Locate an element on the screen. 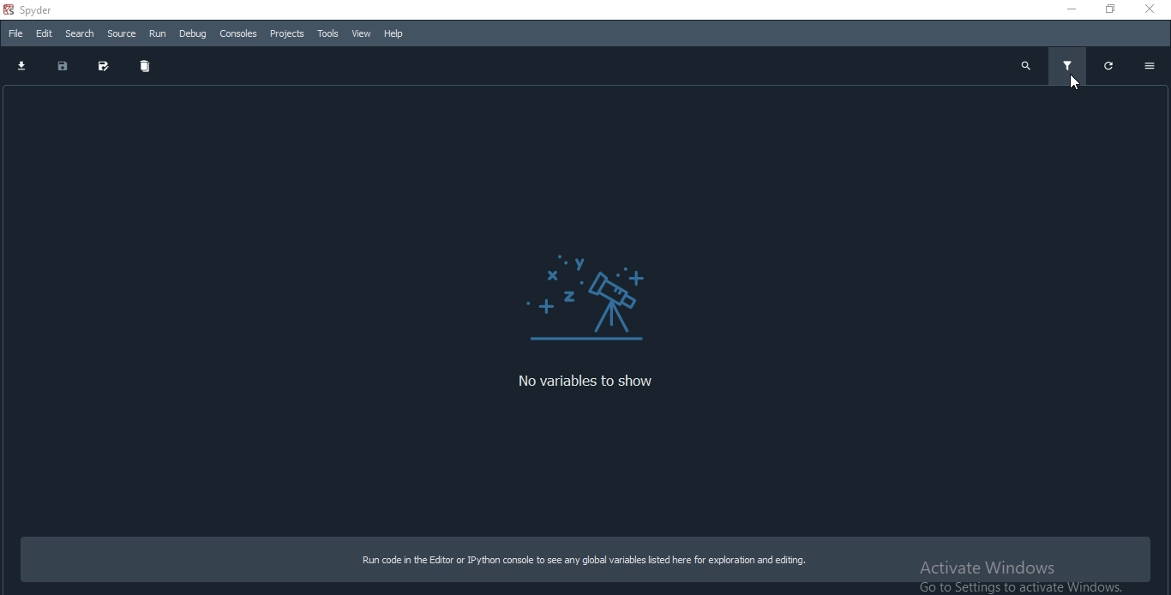 Image resolution: width=1171 pixels, height=595 pixels. Edit is located at coordinates (45, 33).